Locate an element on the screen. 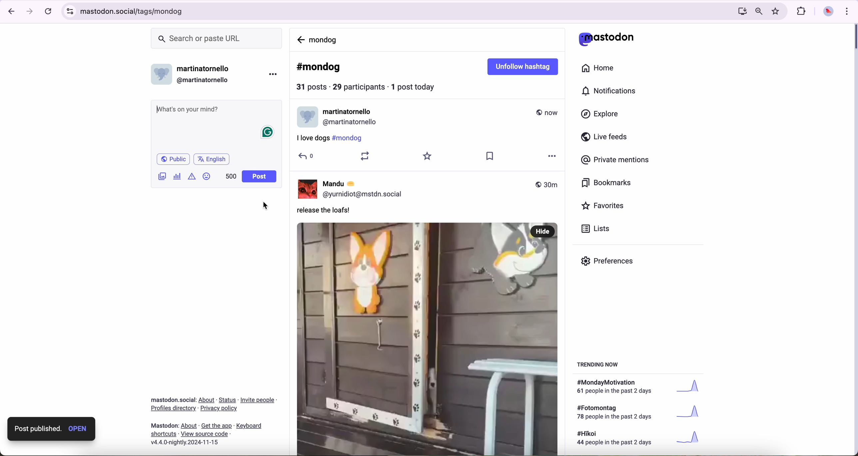  500 is located at coordinates (230, 176).